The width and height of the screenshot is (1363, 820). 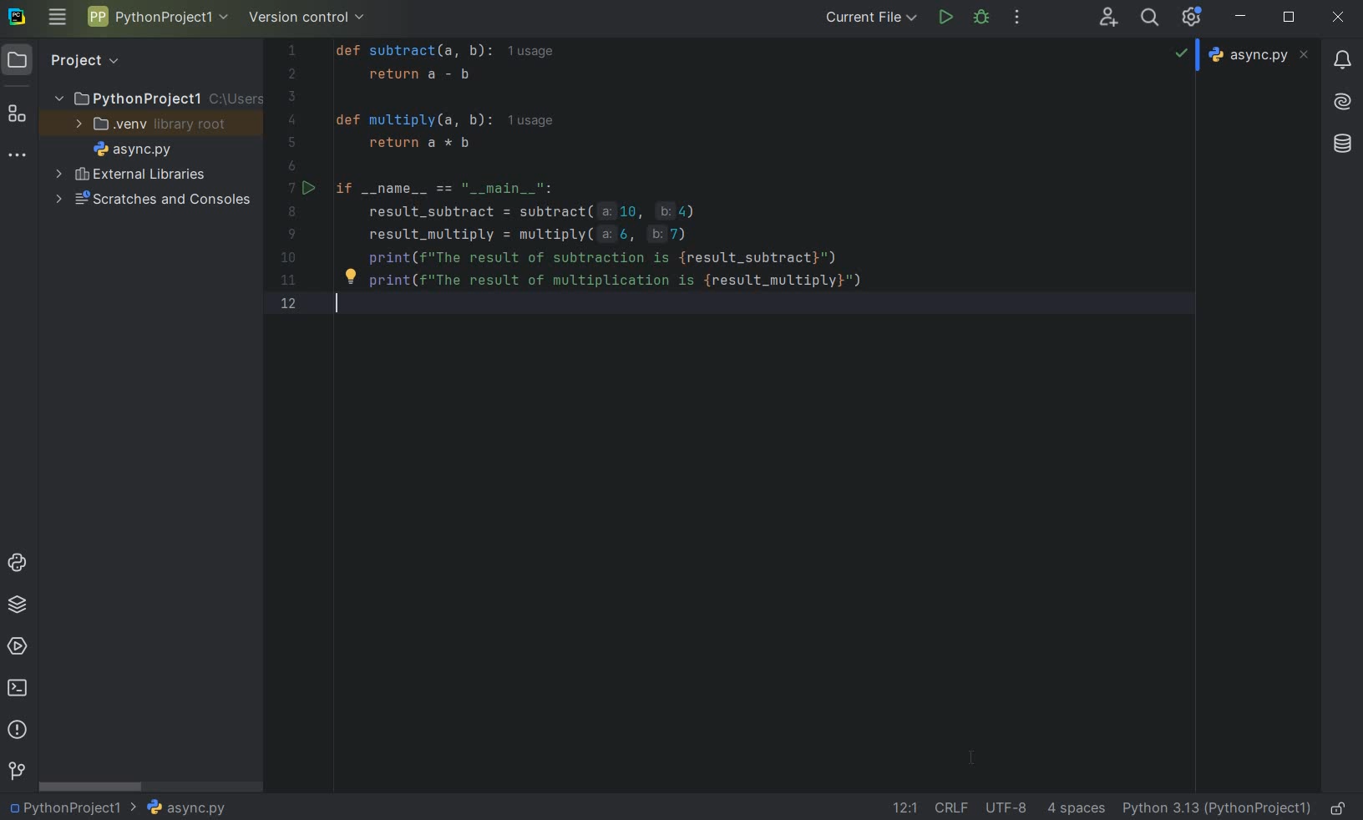 I want to click on project icon, so click(x=18, y=58).